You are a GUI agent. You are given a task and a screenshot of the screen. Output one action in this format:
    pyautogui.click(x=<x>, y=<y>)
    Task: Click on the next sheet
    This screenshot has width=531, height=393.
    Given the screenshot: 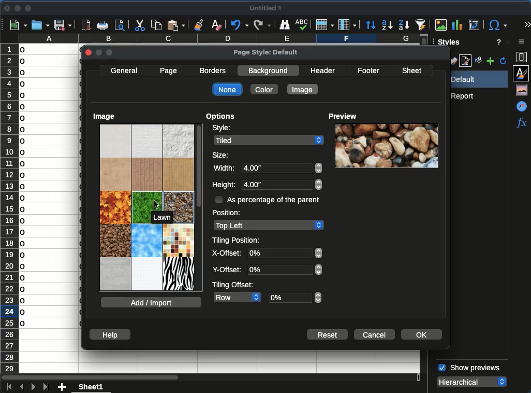 What is the action you would take?
    pyautogui.click(x=32, y=387)
    